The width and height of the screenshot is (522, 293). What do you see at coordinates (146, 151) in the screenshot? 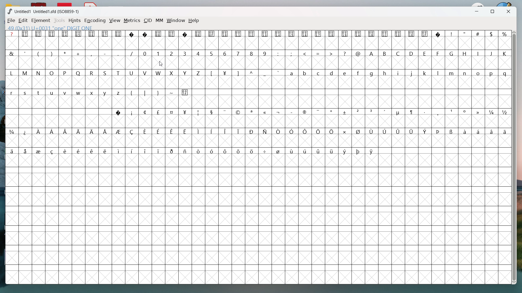
I see `symbol` at bounding box center [146, 151].